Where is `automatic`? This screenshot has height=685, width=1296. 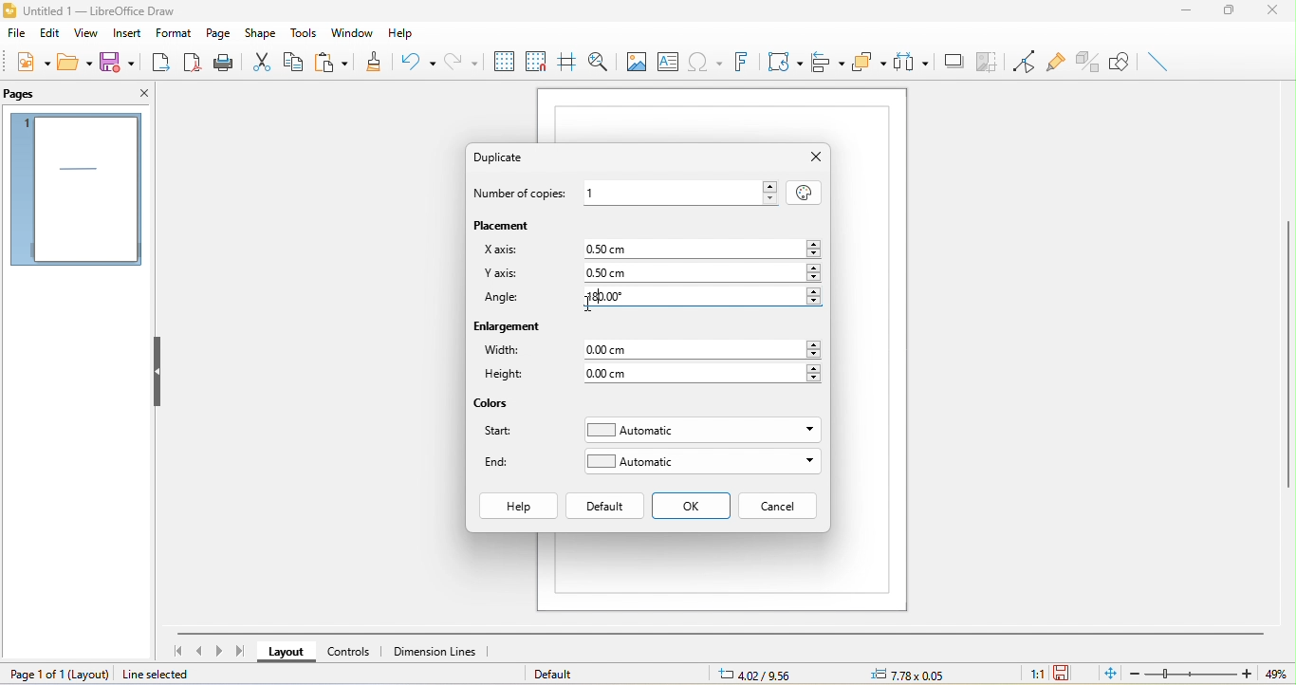 automatic is located at coordinates (702, 461).